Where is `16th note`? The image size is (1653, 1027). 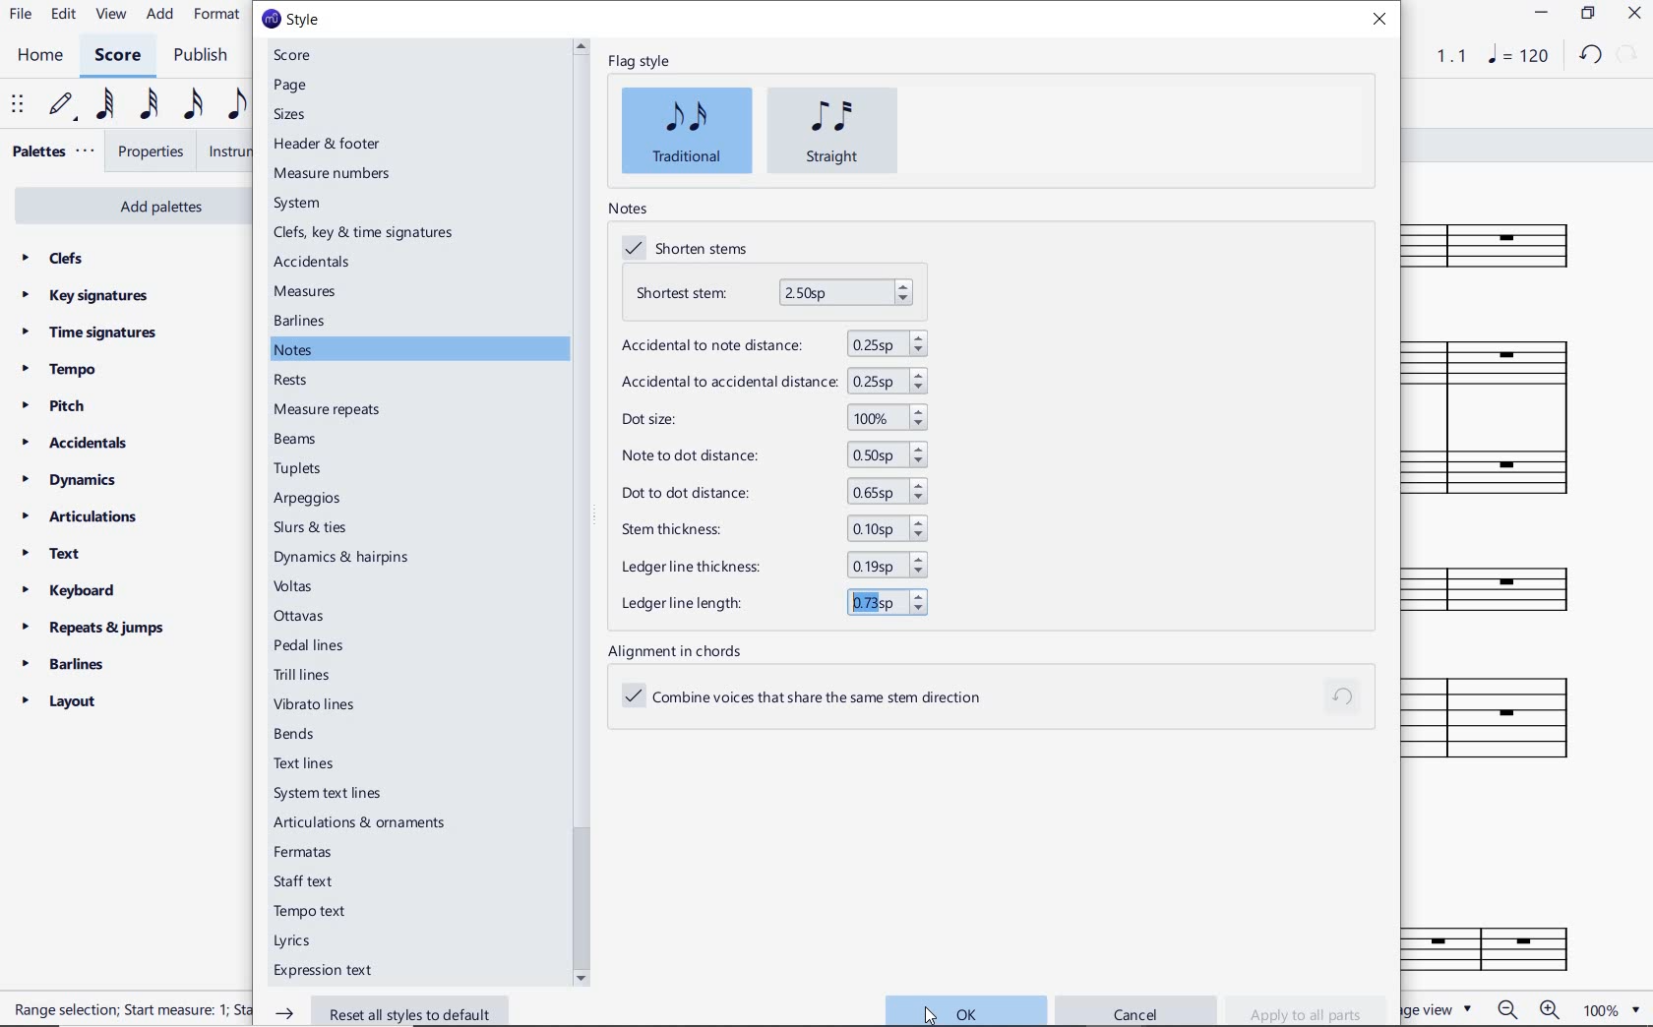 16th note is located at coordinates (195, 108).